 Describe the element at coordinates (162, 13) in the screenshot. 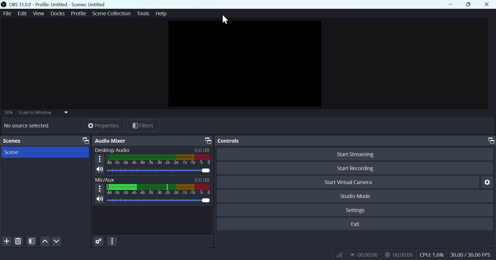

I see `help` at that location.